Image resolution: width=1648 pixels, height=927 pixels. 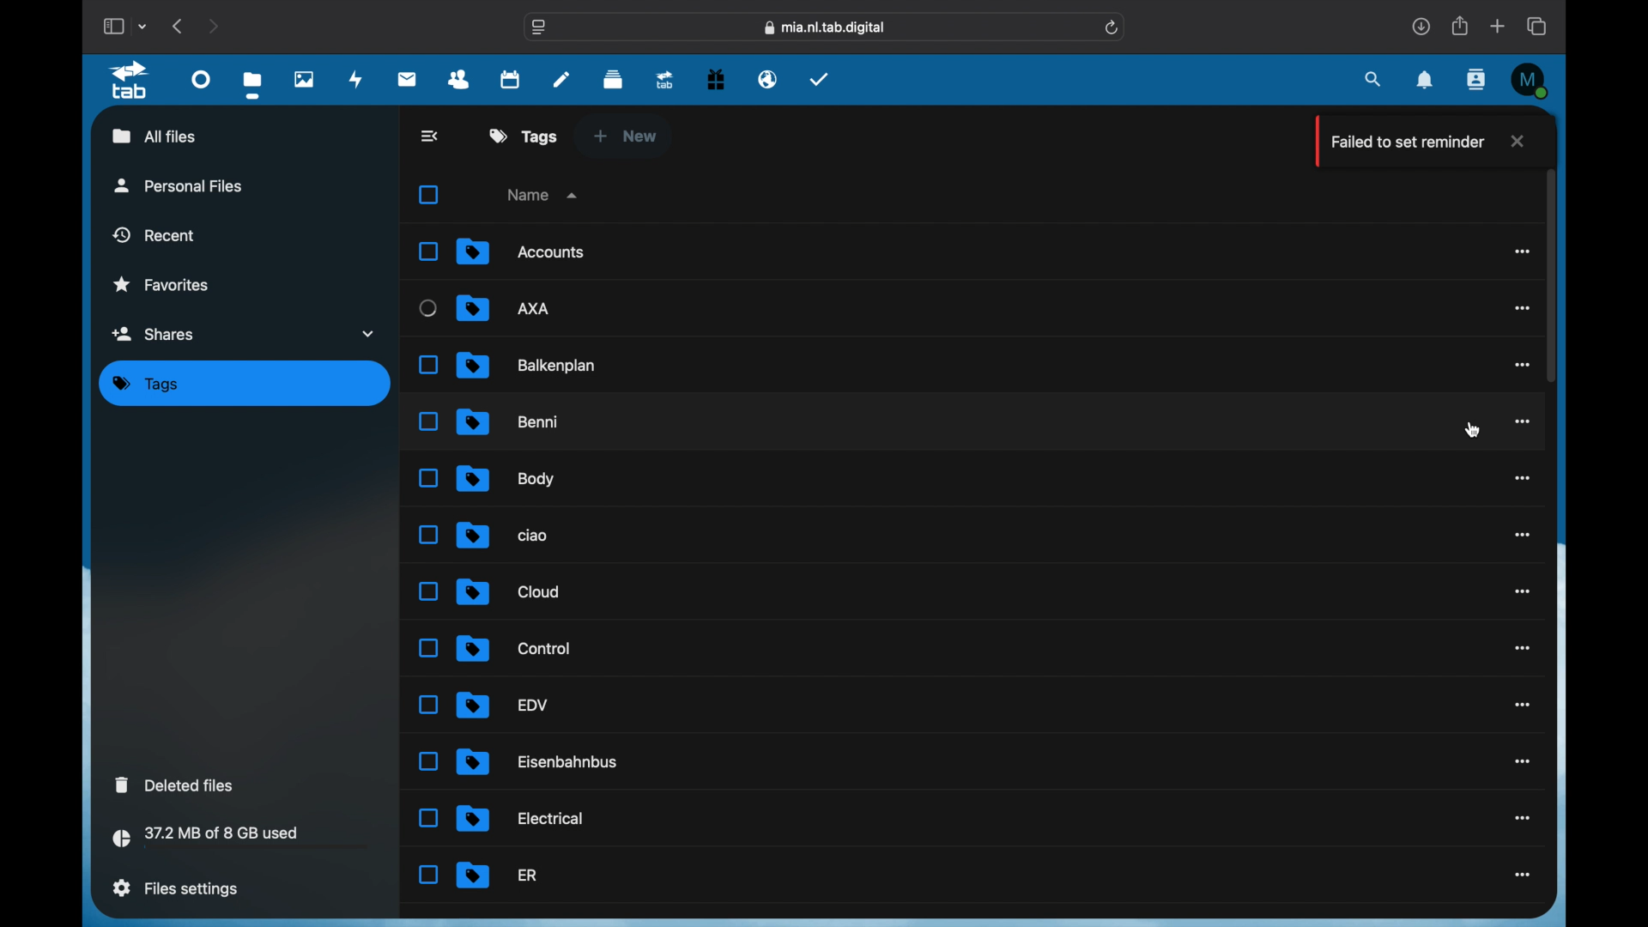 What do you see at coordinates (429, 251) in the screenshot?
I see `Unselected Checkbox` at bounding box center [429, 251].